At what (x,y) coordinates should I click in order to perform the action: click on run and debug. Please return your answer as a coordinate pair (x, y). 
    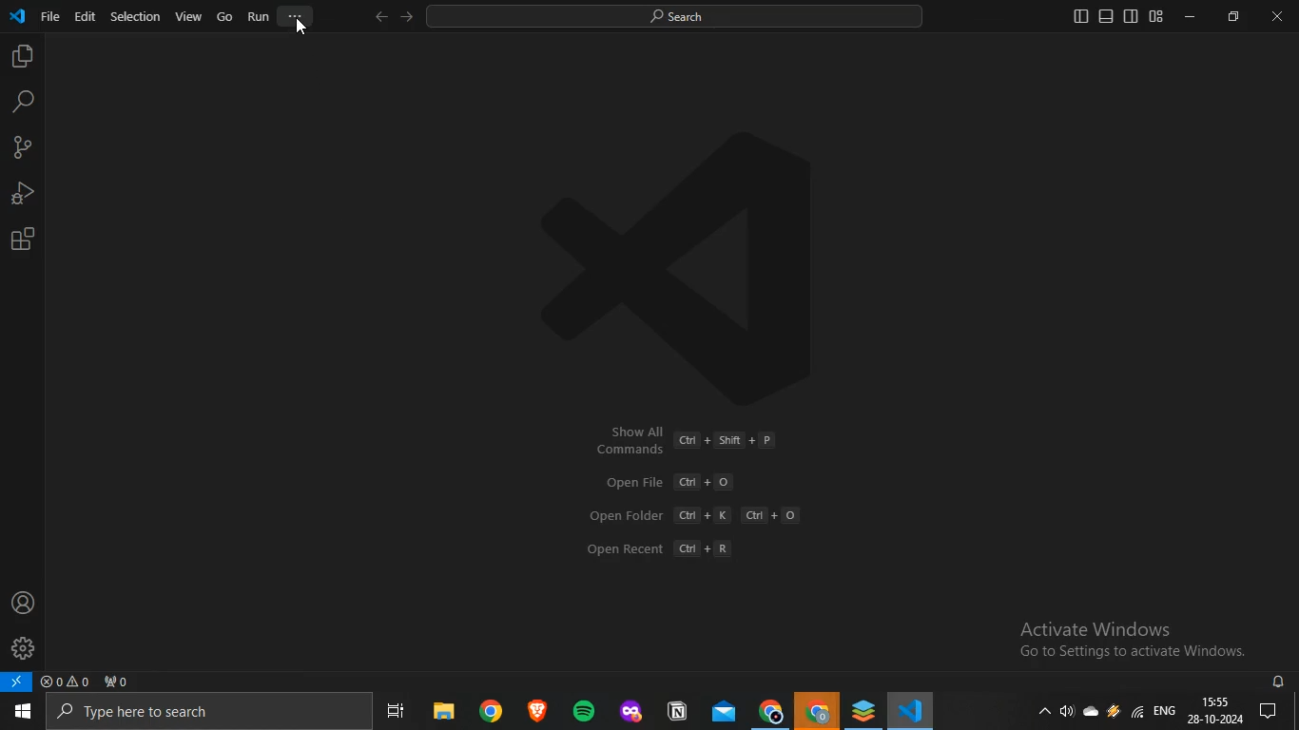
    Looking at the image, I should click on (21, 192).